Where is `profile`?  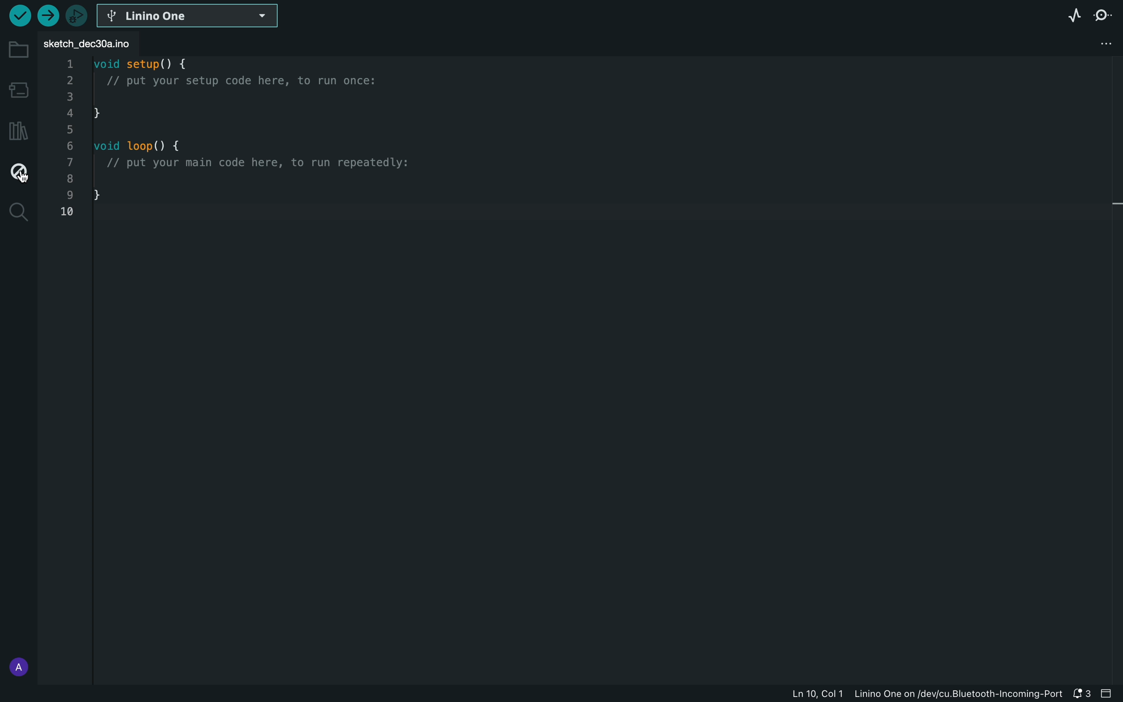
profile is located at coordinates (17, 663).